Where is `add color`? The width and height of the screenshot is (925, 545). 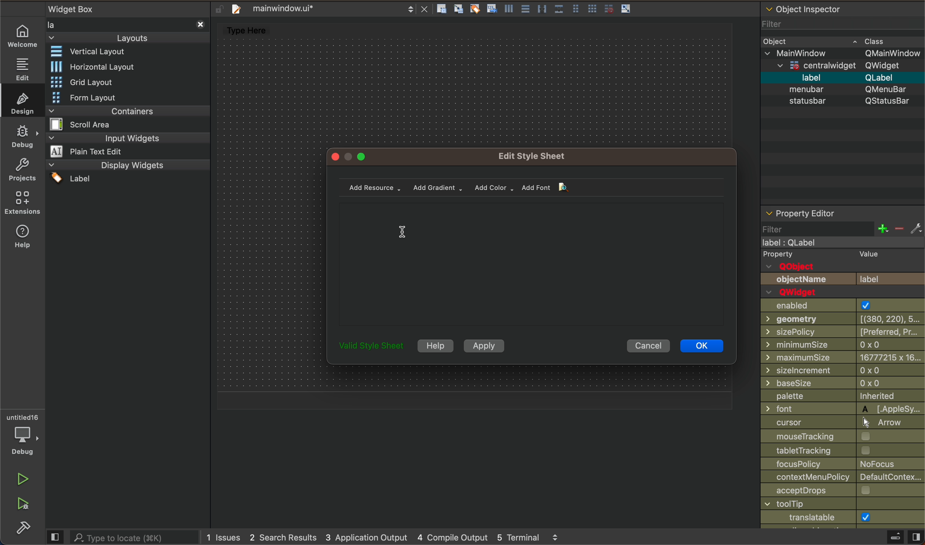 add color is located at coordinates (492, 188).